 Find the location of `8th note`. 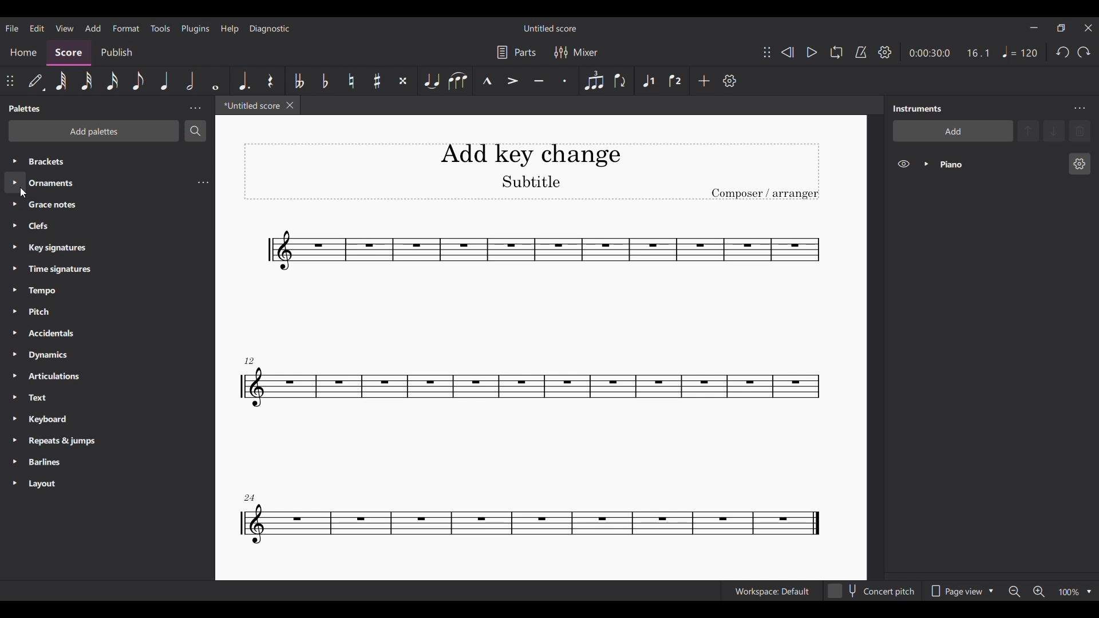

8th note is located at coordinates (138, 81).